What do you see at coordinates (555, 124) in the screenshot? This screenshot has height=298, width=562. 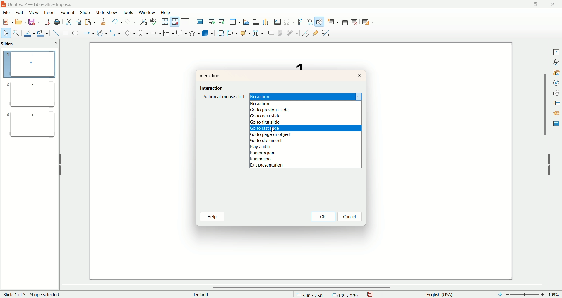 I see `master slide` at bounding box center [555, 124].